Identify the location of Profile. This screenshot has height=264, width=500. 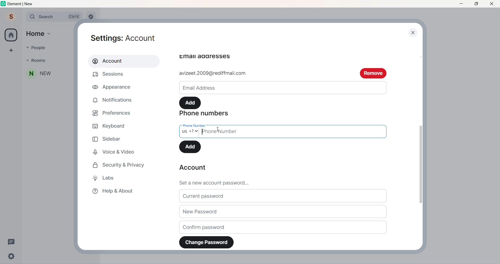
(10, 17).